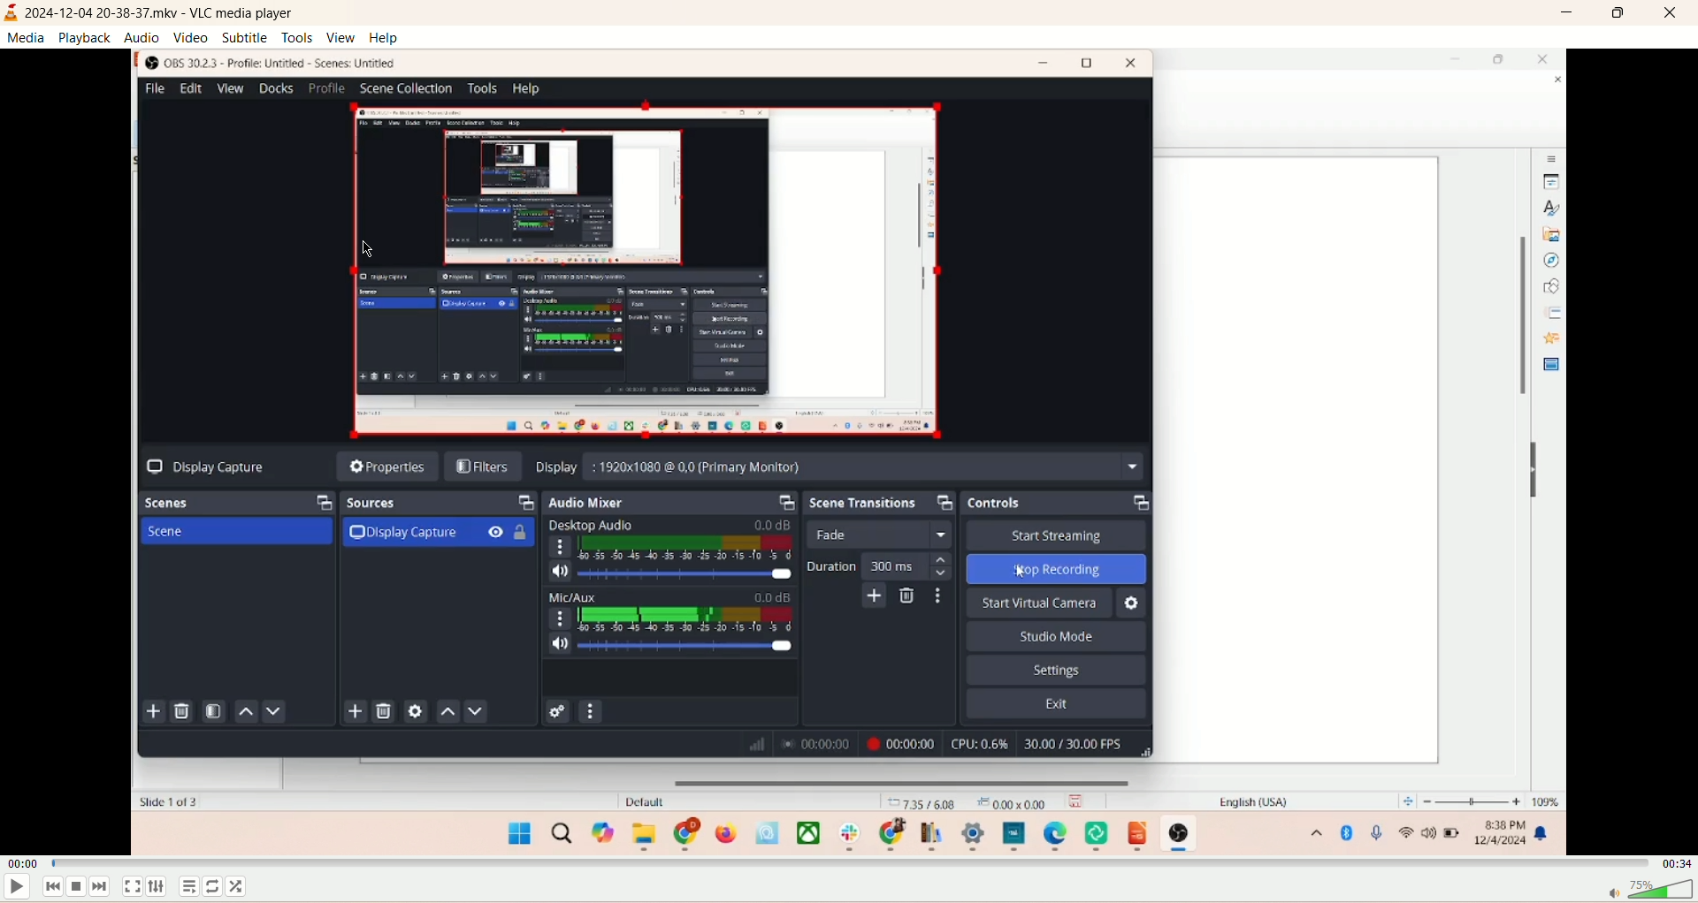 The height and width of the screenshot is (903, 1698). Describe the element at coordinates (853, 861) in the screenshot. I see `progress bar` at that location.